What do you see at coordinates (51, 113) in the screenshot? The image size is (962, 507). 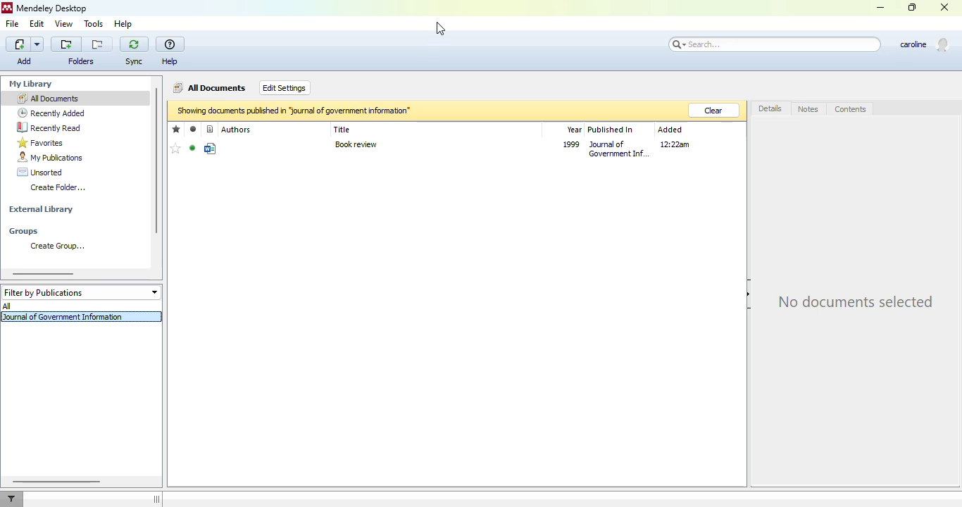 I see `recently added` at bounding box center [51, 113].